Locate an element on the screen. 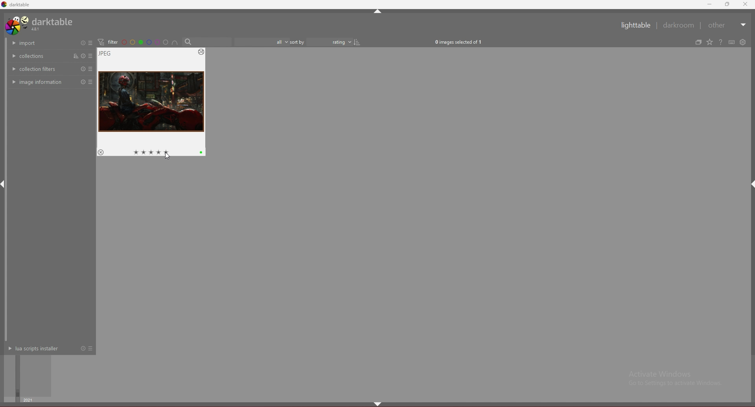 This screenshot has width=755, height=407. presets is located at coordinates (92, 56).